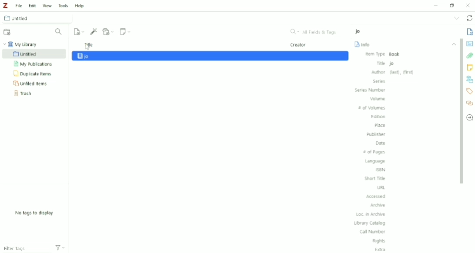 The image size is (475, 253). What do you see at coordinates (470, 32) in the screenshot?
I see `Info` at bounding box center [470, 32].